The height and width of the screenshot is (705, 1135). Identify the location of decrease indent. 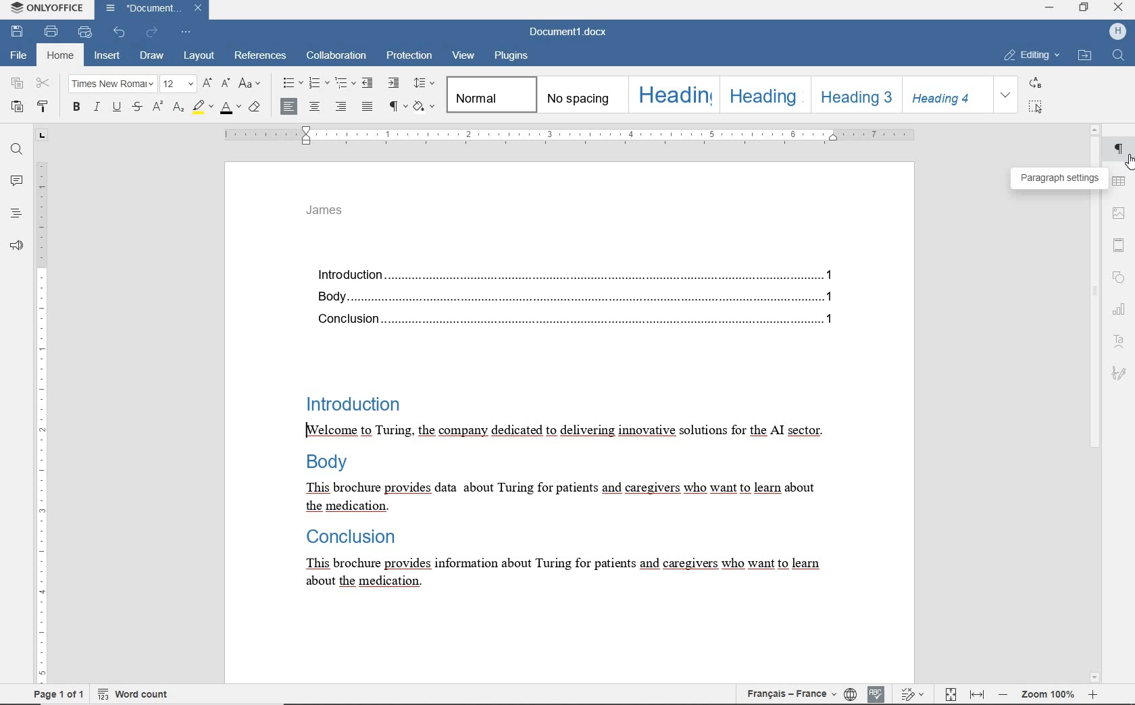
(368, 83).